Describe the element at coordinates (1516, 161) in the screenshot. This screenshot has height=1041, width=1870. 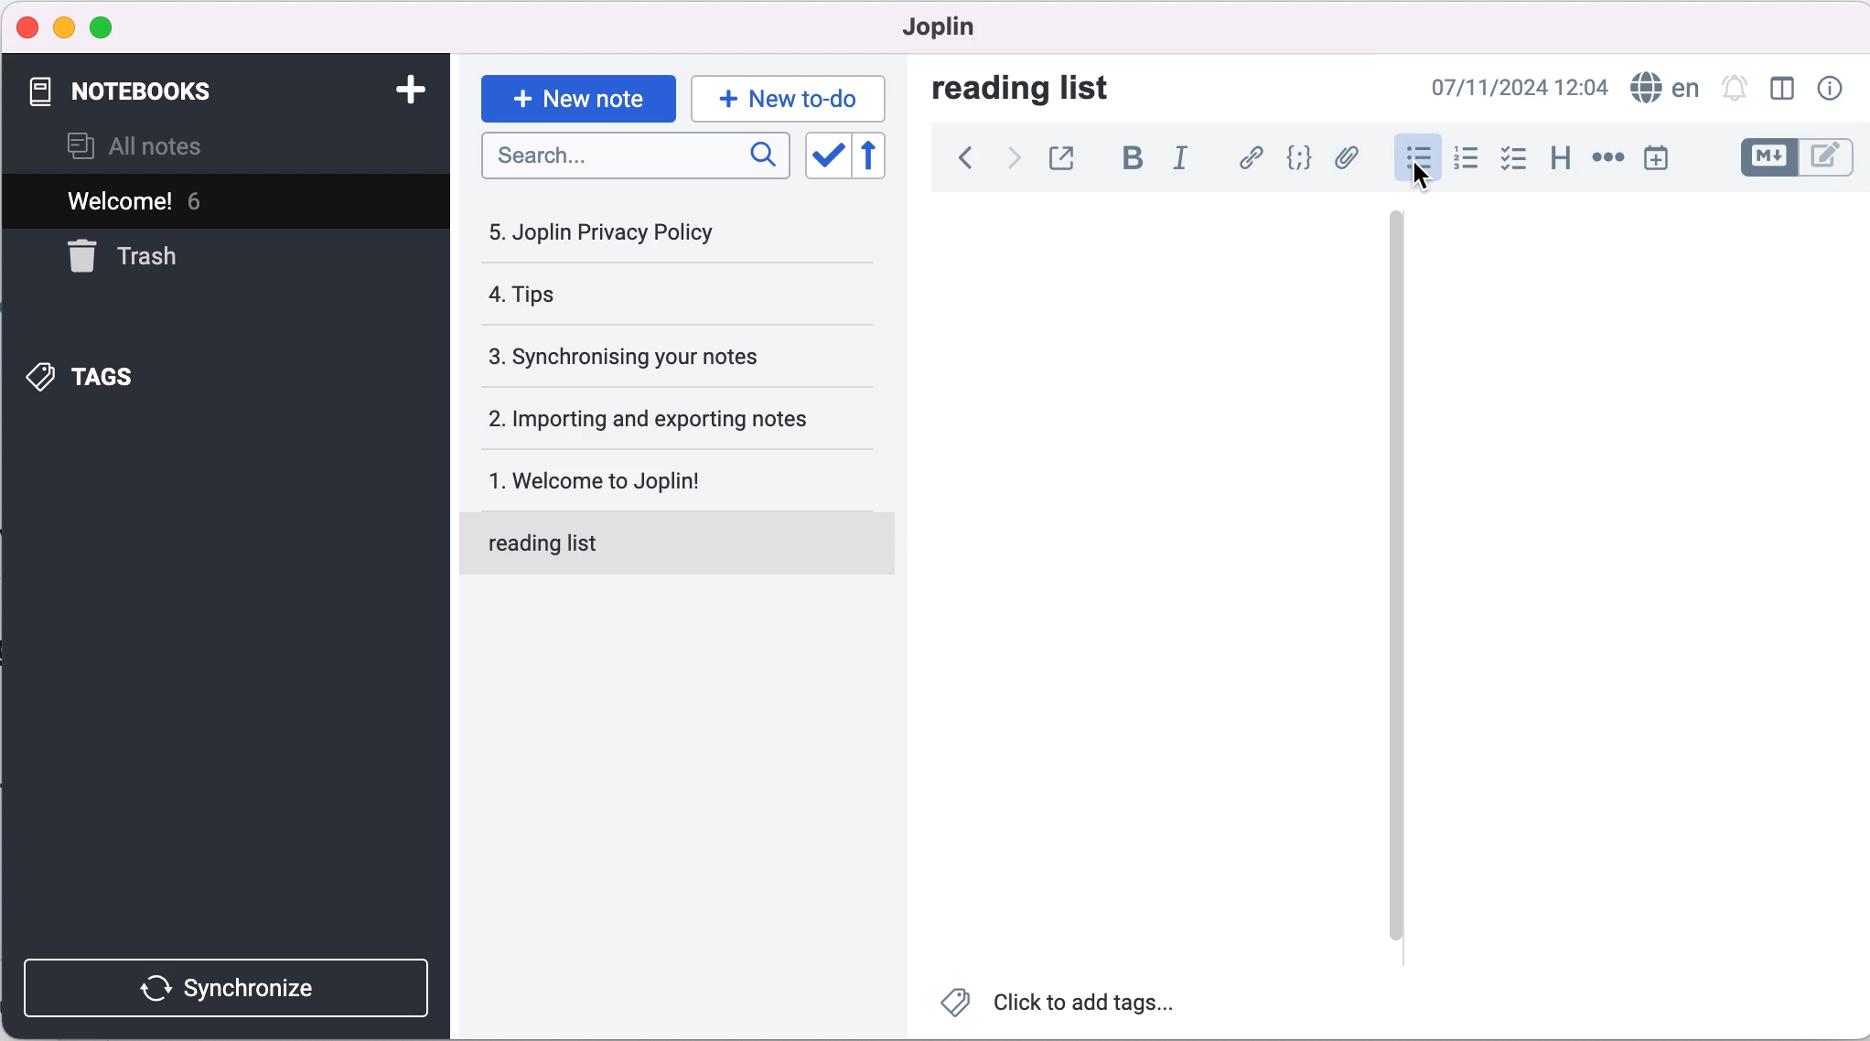
I see `checkbox` at that location.